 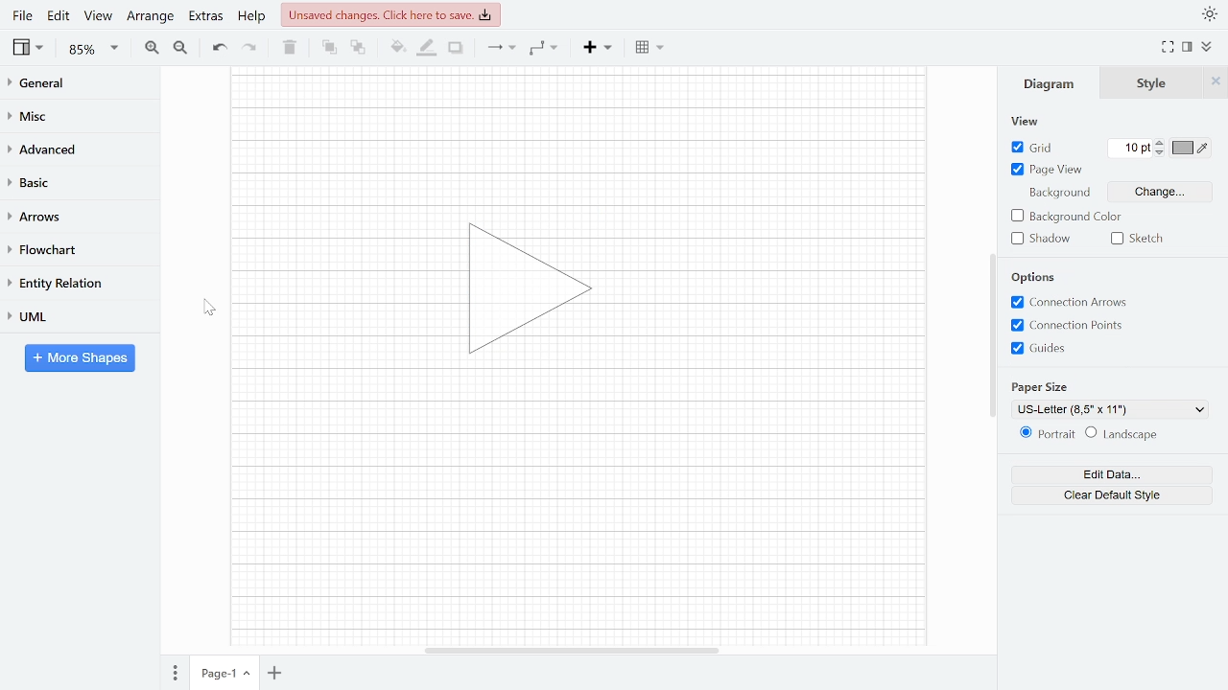 I want to click on Change, so click(x=1172, y=193).